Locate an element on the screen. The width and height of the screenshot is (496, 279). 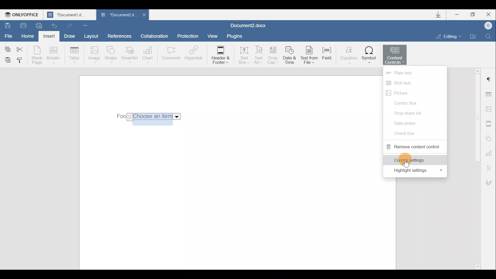
Home is located at coordinates (29, 37).